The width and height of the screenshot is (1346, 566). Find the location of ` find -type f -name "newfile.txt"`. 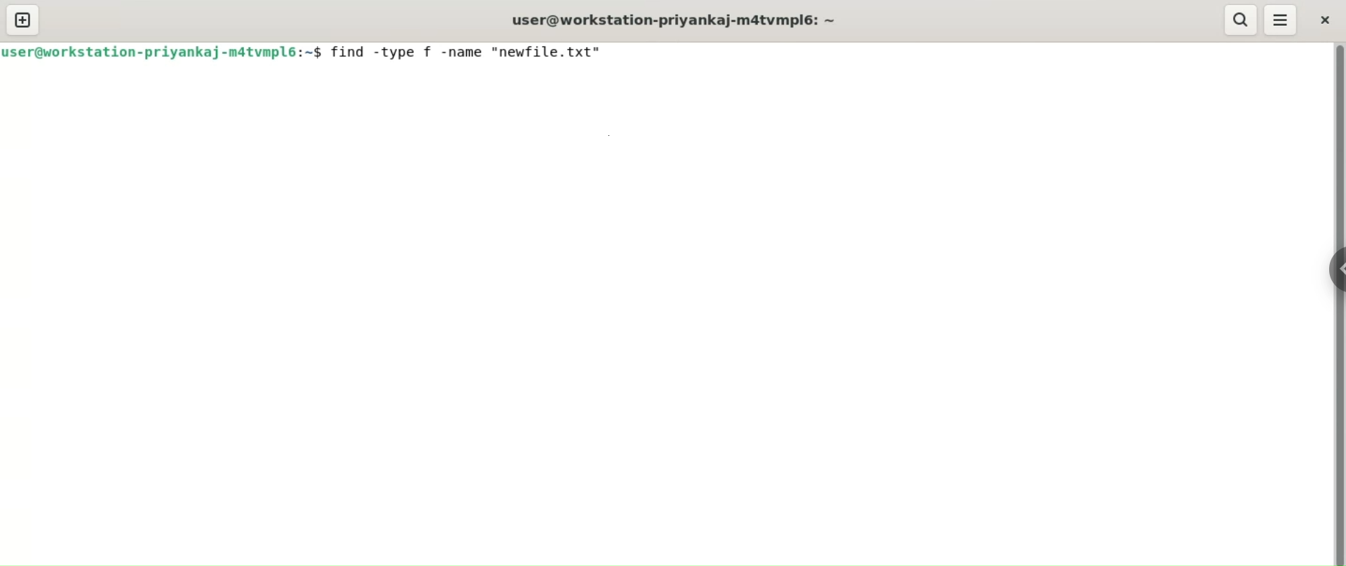

 find -type f -name "newfile.txt" is located at coordinates (471, 51).